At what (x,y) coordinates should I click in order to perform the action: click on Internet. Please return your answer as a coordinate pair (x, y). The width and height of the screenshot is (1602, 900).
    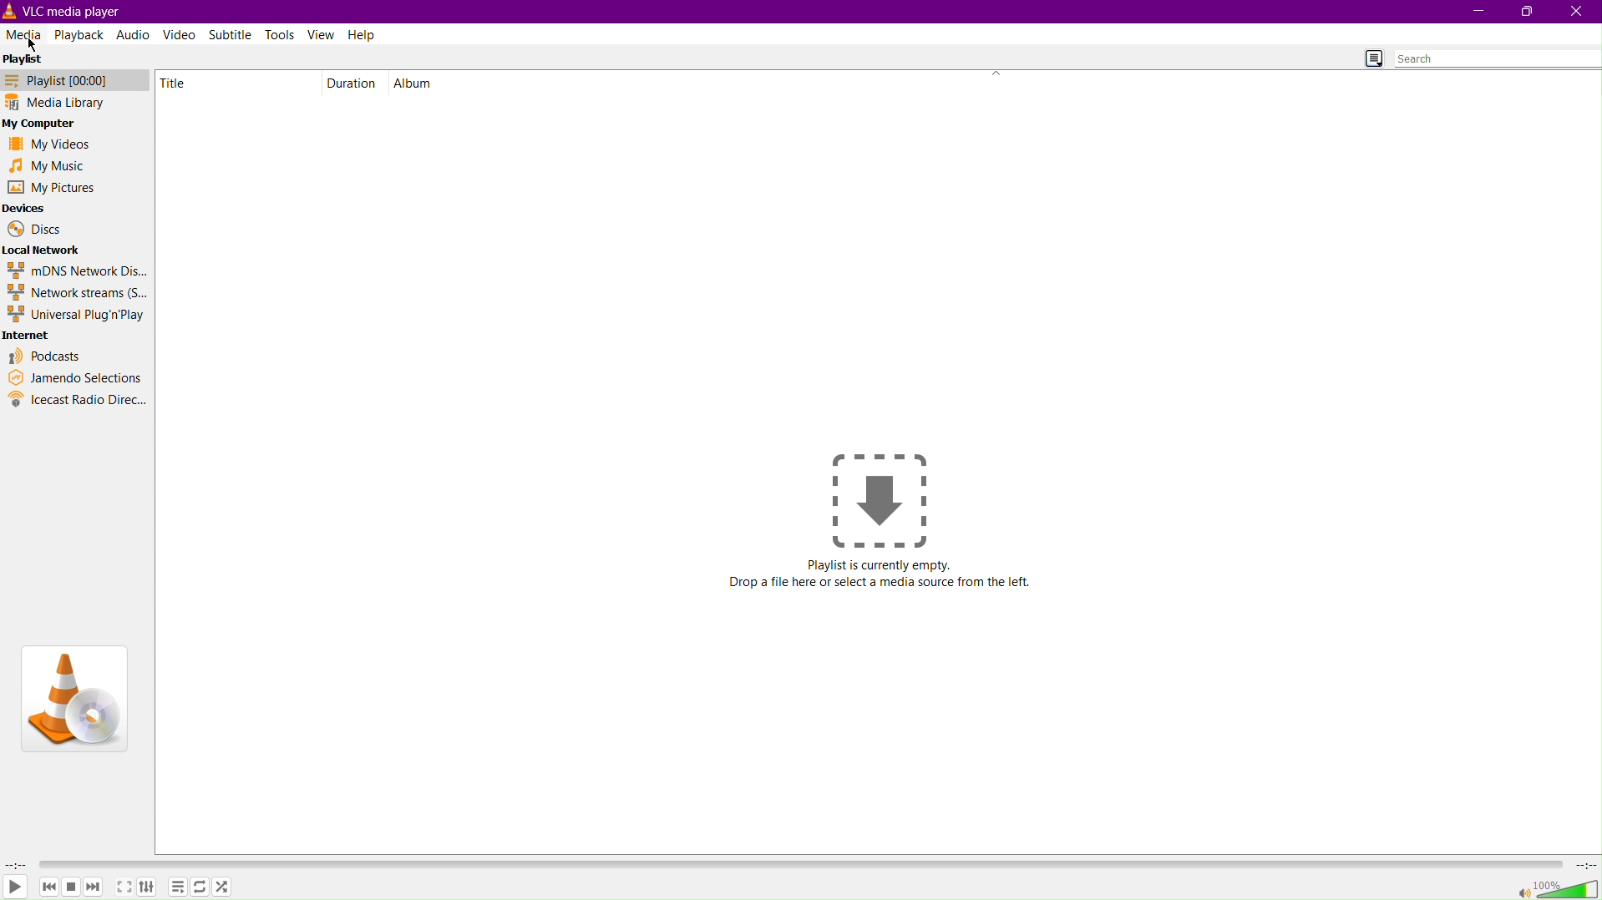
    Looking at the image, I should click on (32, 336).